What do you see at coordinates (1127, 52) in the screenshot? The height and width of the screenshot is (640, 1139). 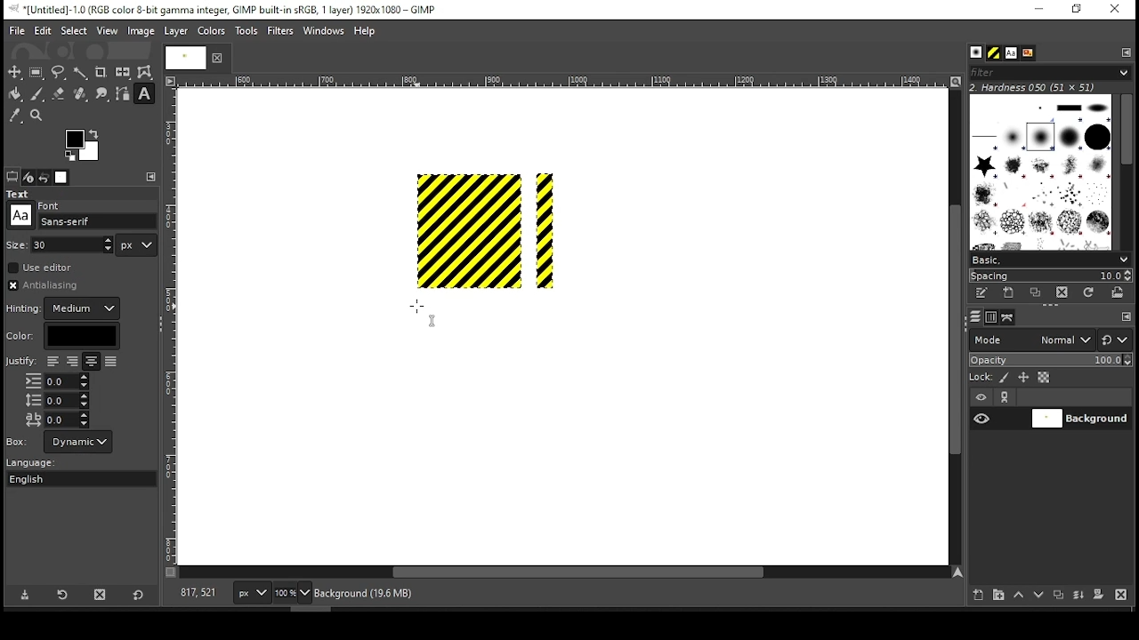 I see `configure this tab` at bounding box center [1127, 52].